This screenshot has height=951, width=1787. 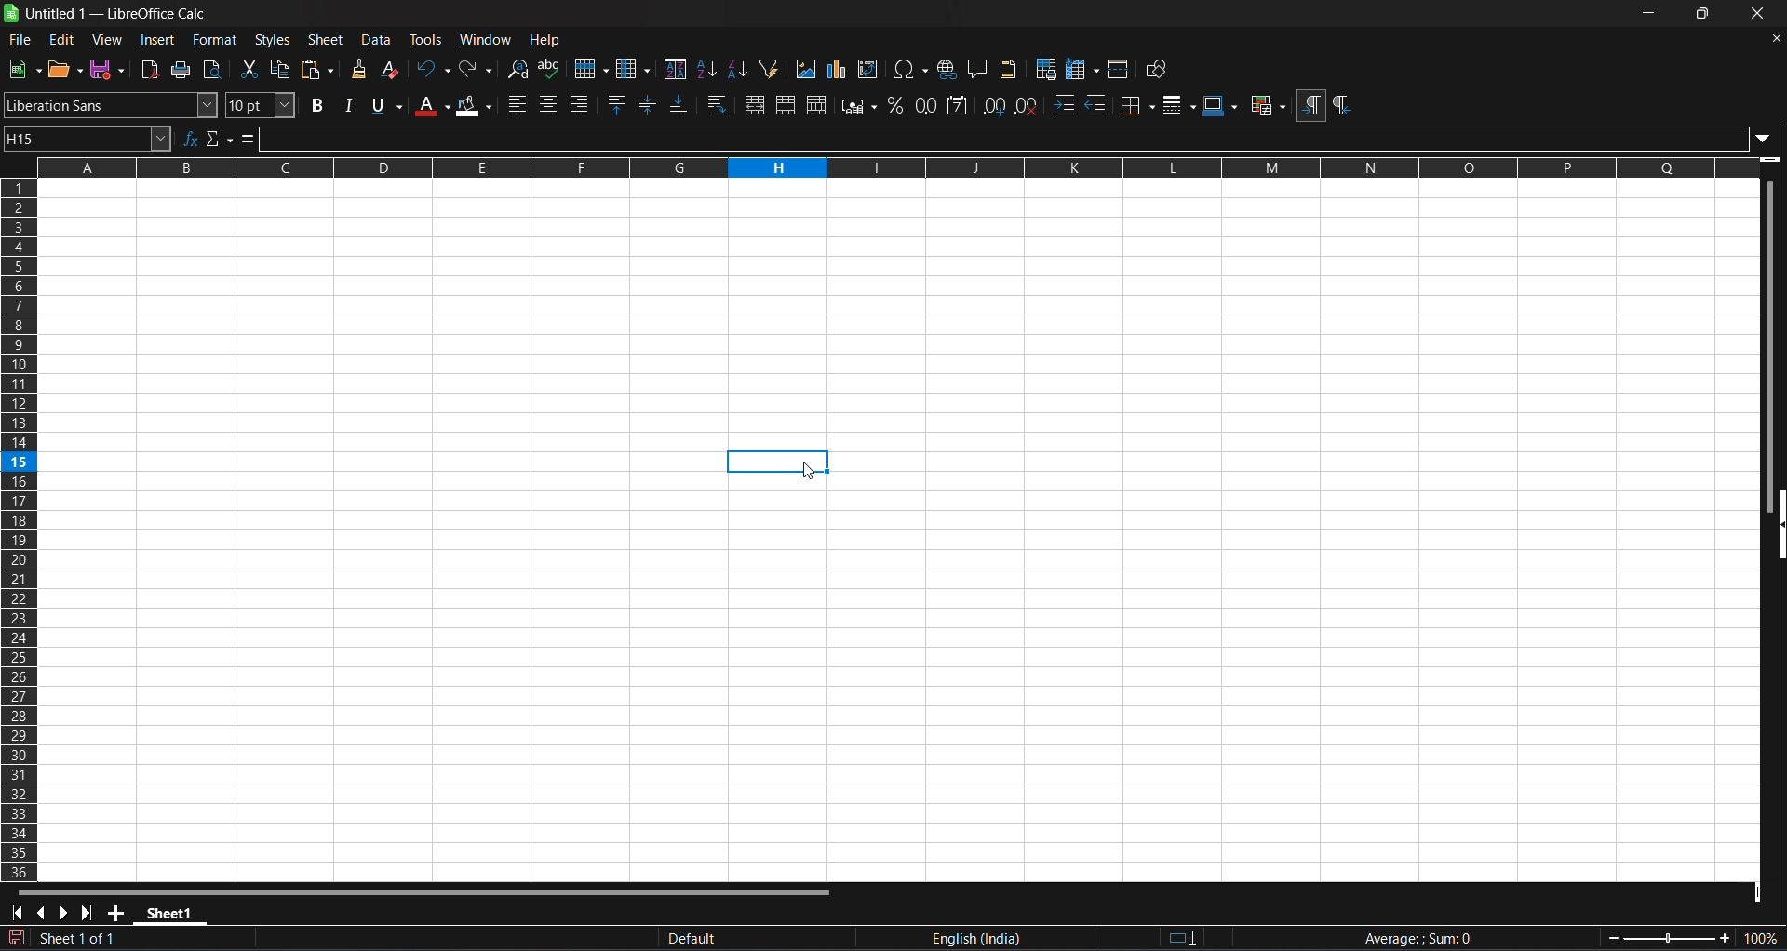 I want to click on standard selection, so click(x=1193, y=936).